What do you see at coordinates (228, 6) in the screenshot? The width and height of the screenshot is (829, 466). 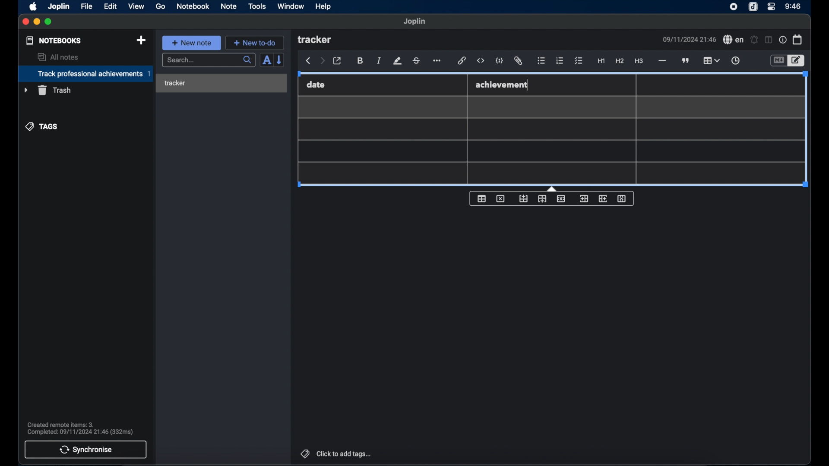 I see `note` at bounding box center [228, 6].